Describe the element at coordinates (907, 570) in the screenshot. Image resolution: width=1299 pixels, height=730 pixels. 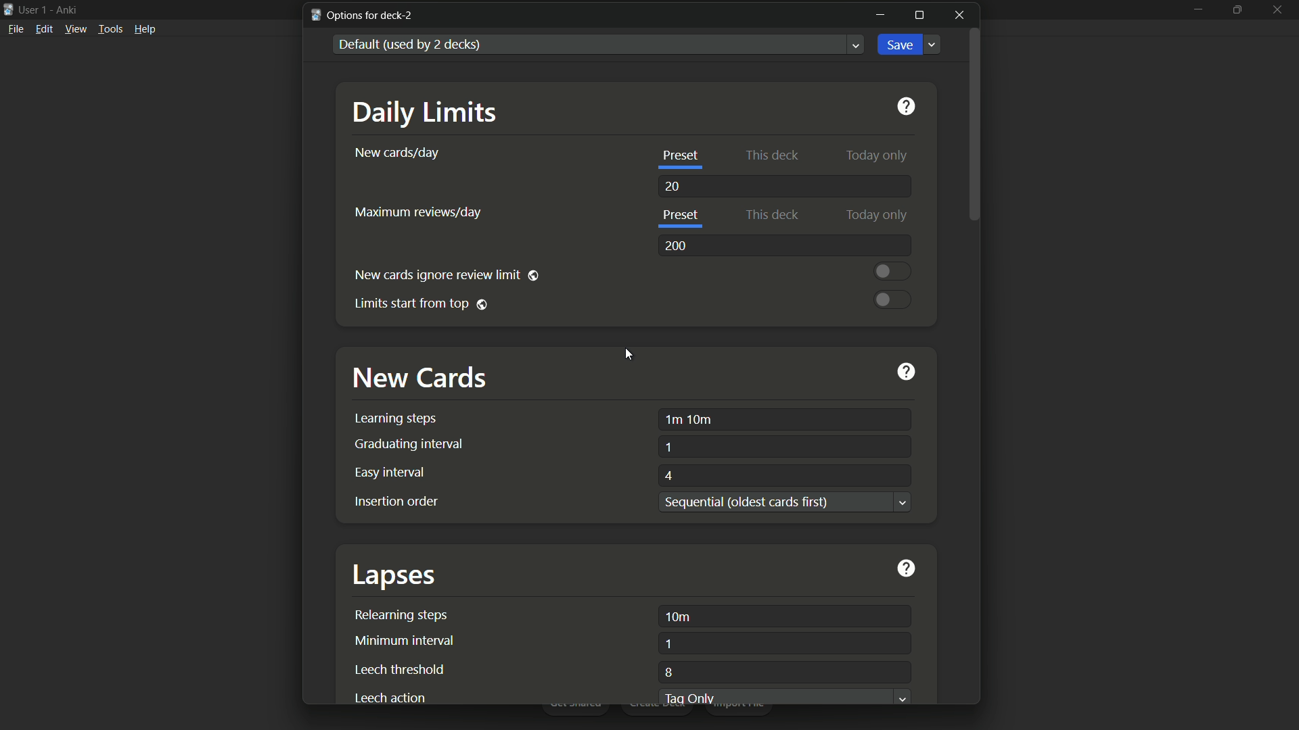
I see `get help` at that location.